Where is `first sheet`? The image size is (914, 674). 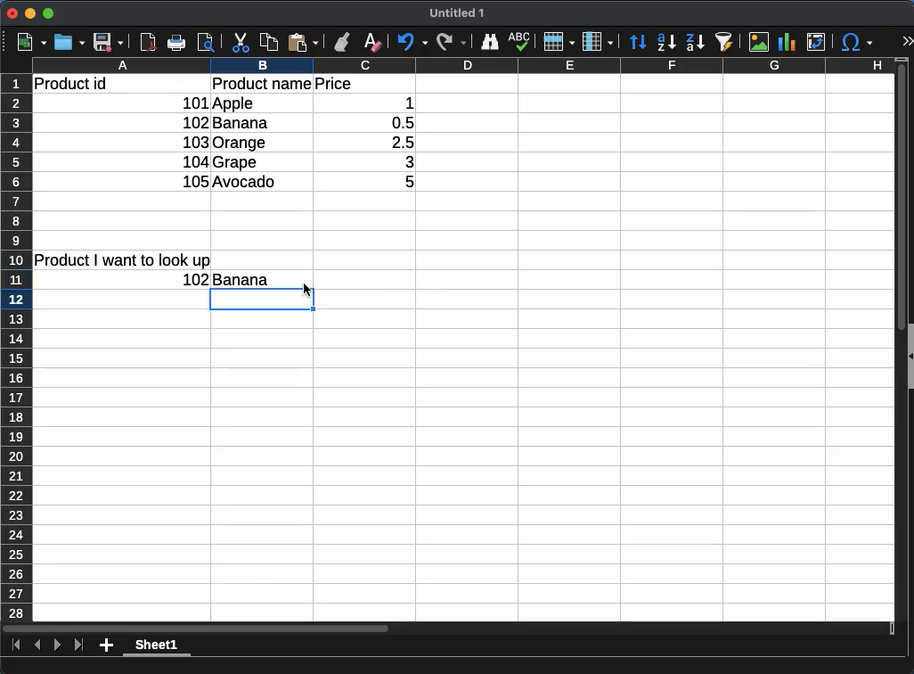
first sheet is located at coordinates (17, 645).